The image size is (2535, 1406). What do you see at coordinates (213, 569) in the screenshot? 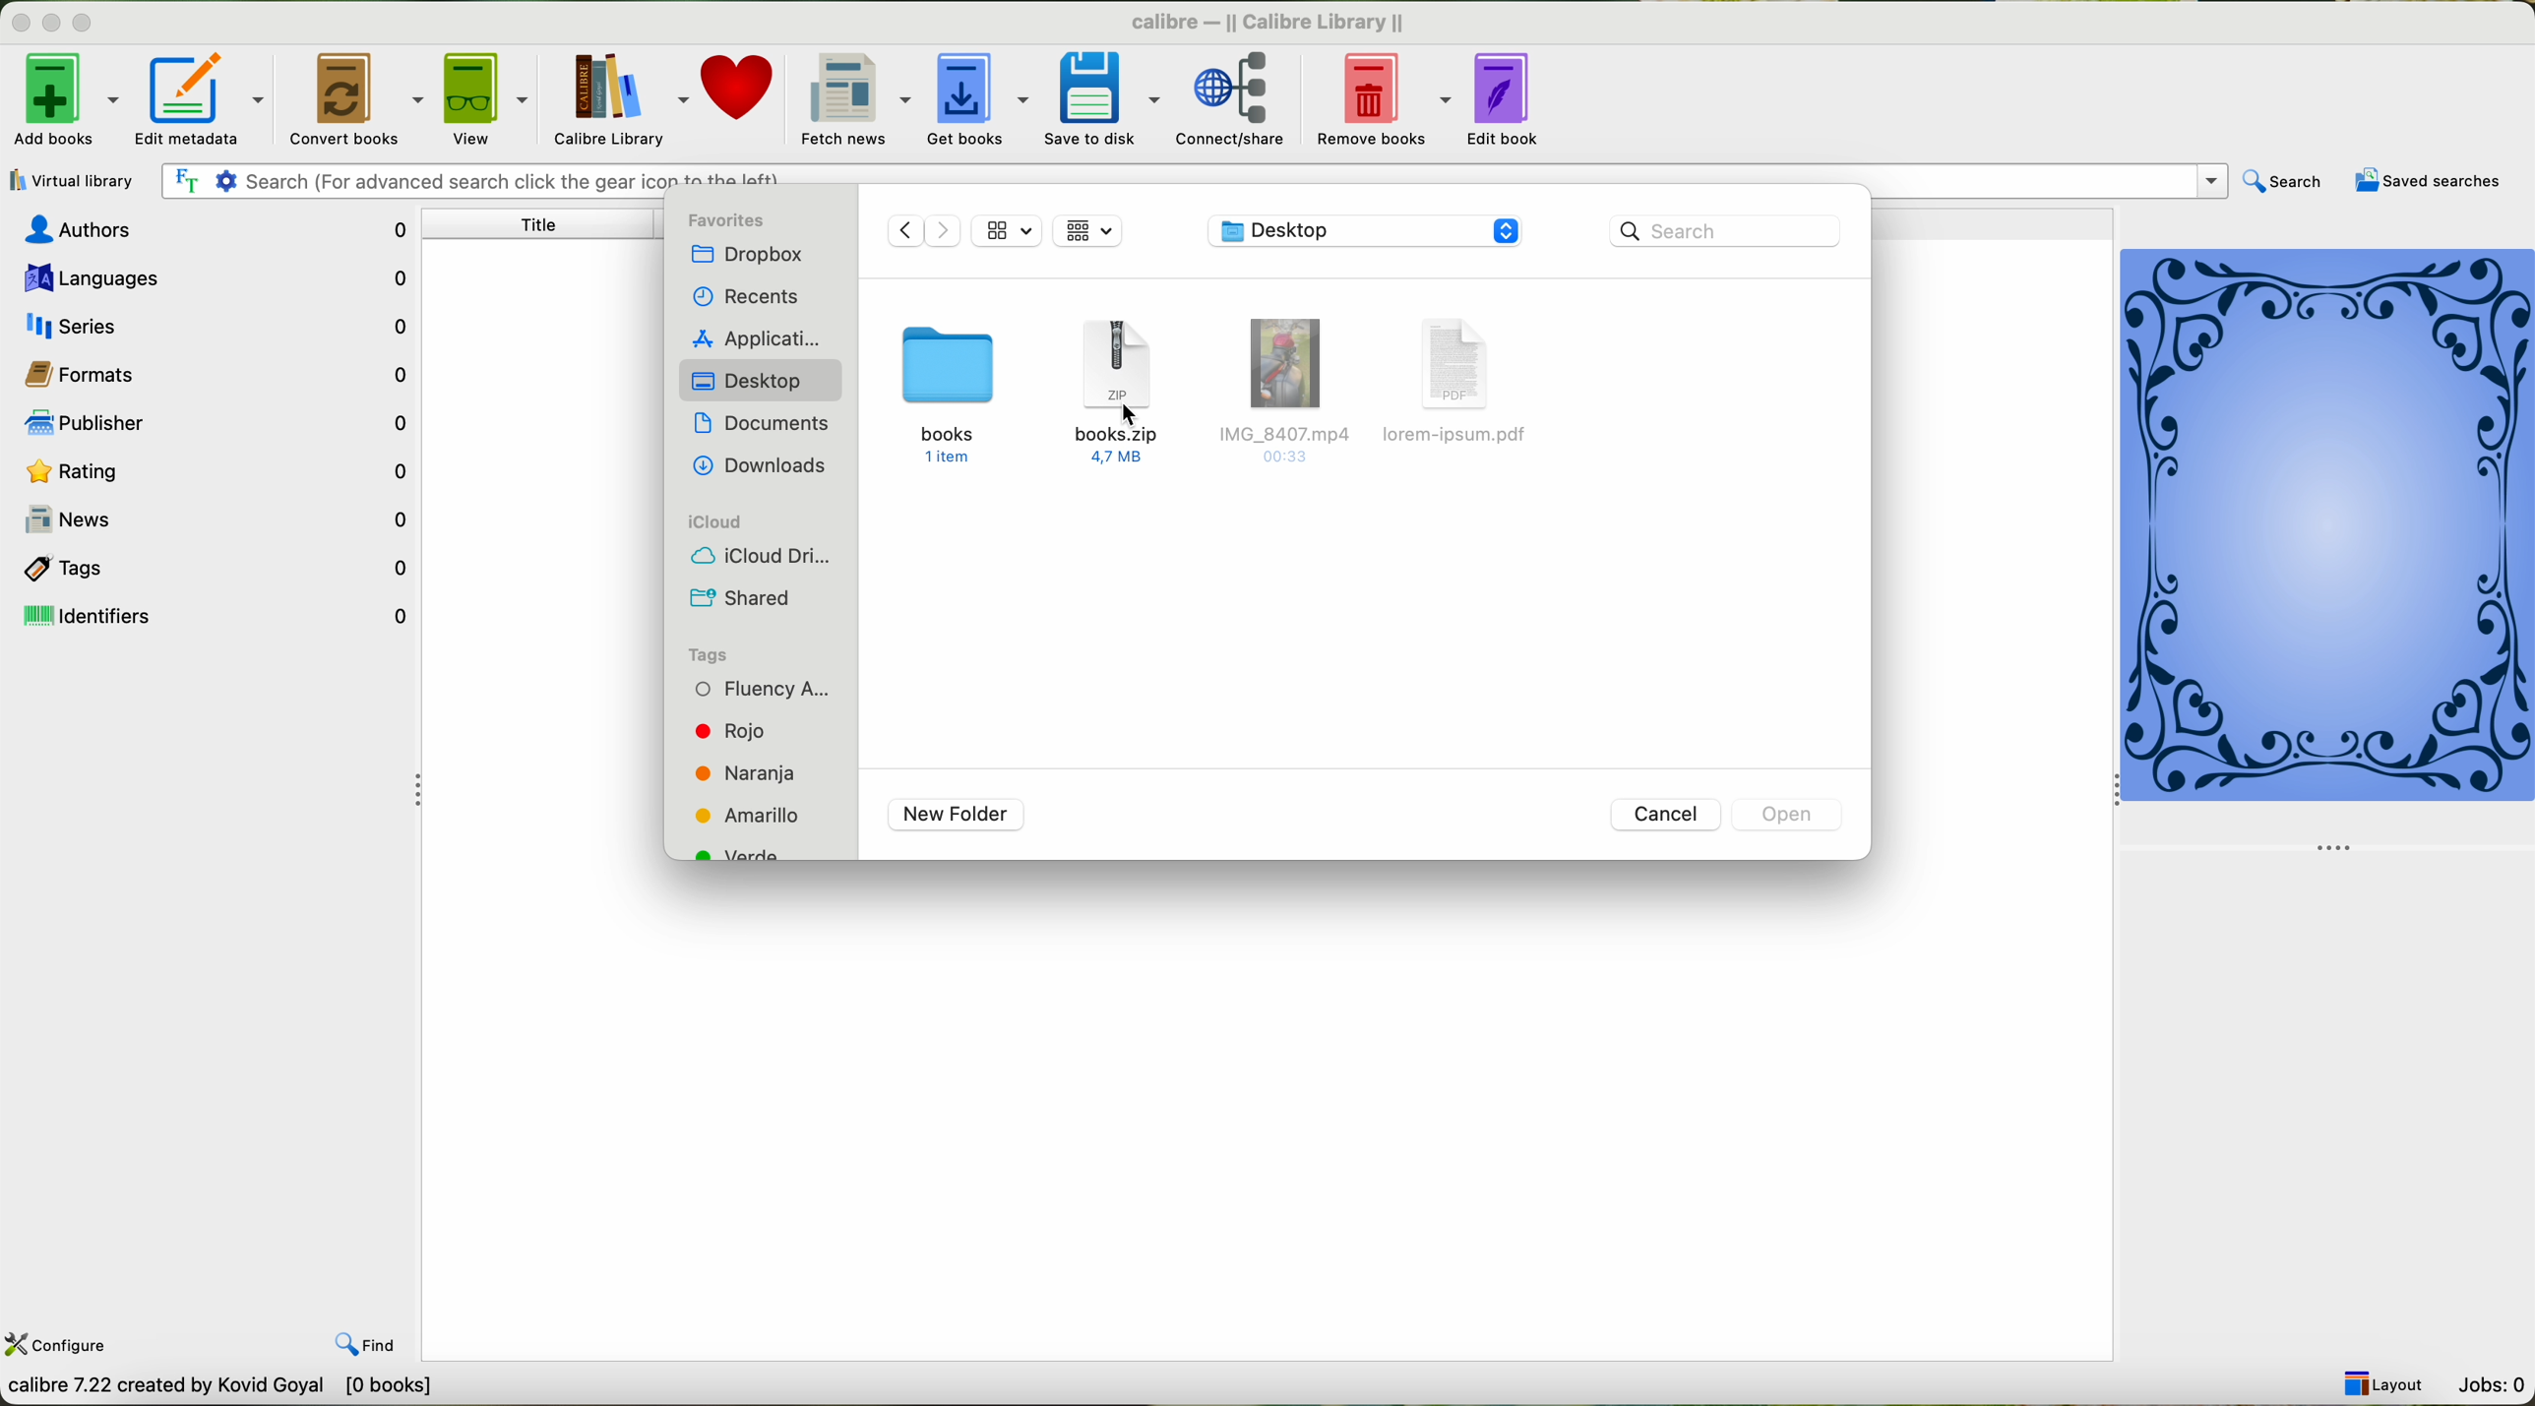
I see `tags` at bounding box center [213, 569].